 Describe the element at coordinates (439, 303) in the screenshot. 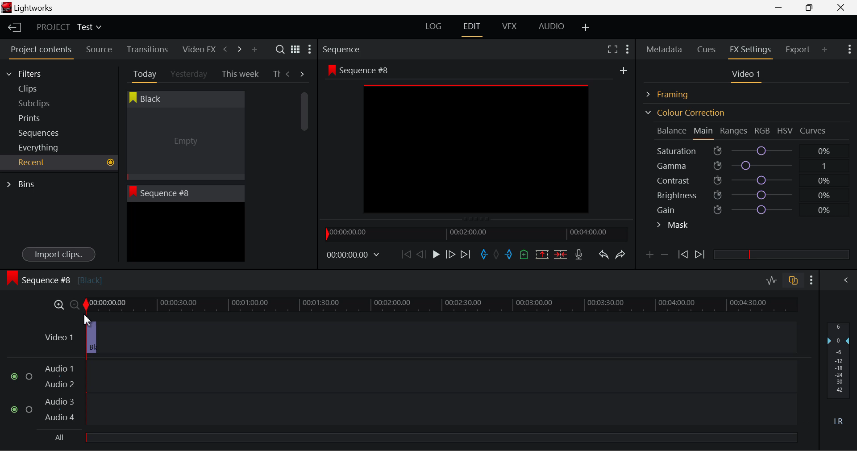

I see `Project Timeline` at that location.